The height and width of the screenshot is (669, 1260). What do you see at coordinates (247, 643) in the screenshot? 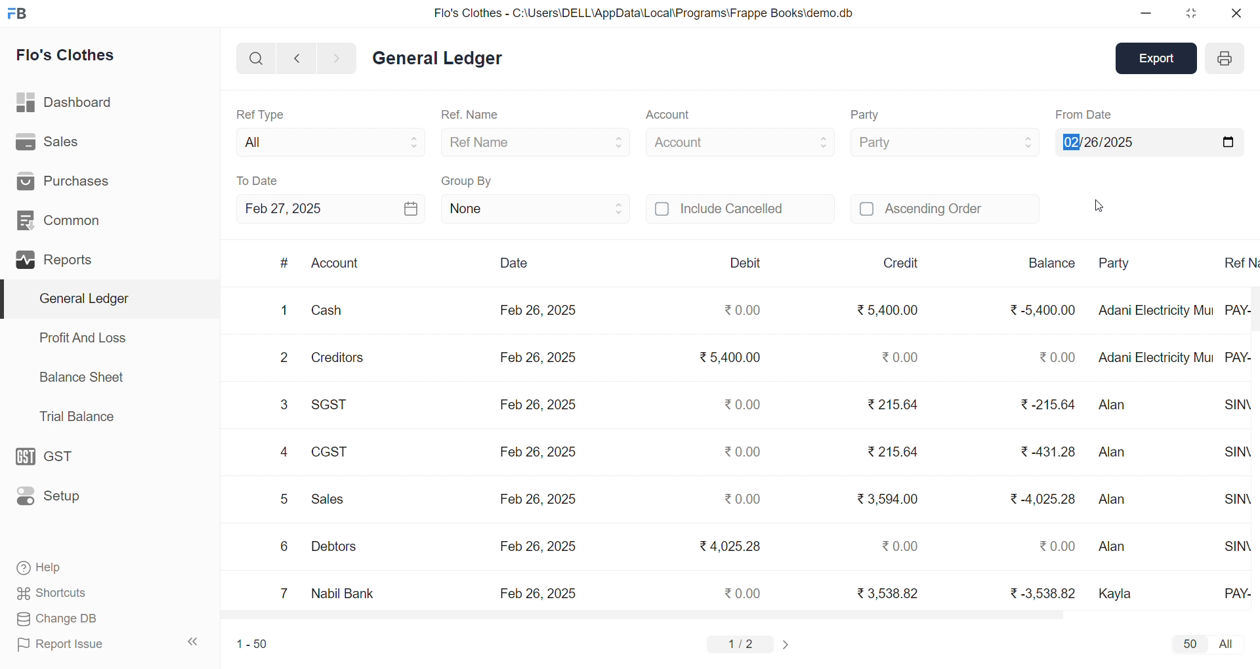
I see `1-50` at bounding box center [247, 643].